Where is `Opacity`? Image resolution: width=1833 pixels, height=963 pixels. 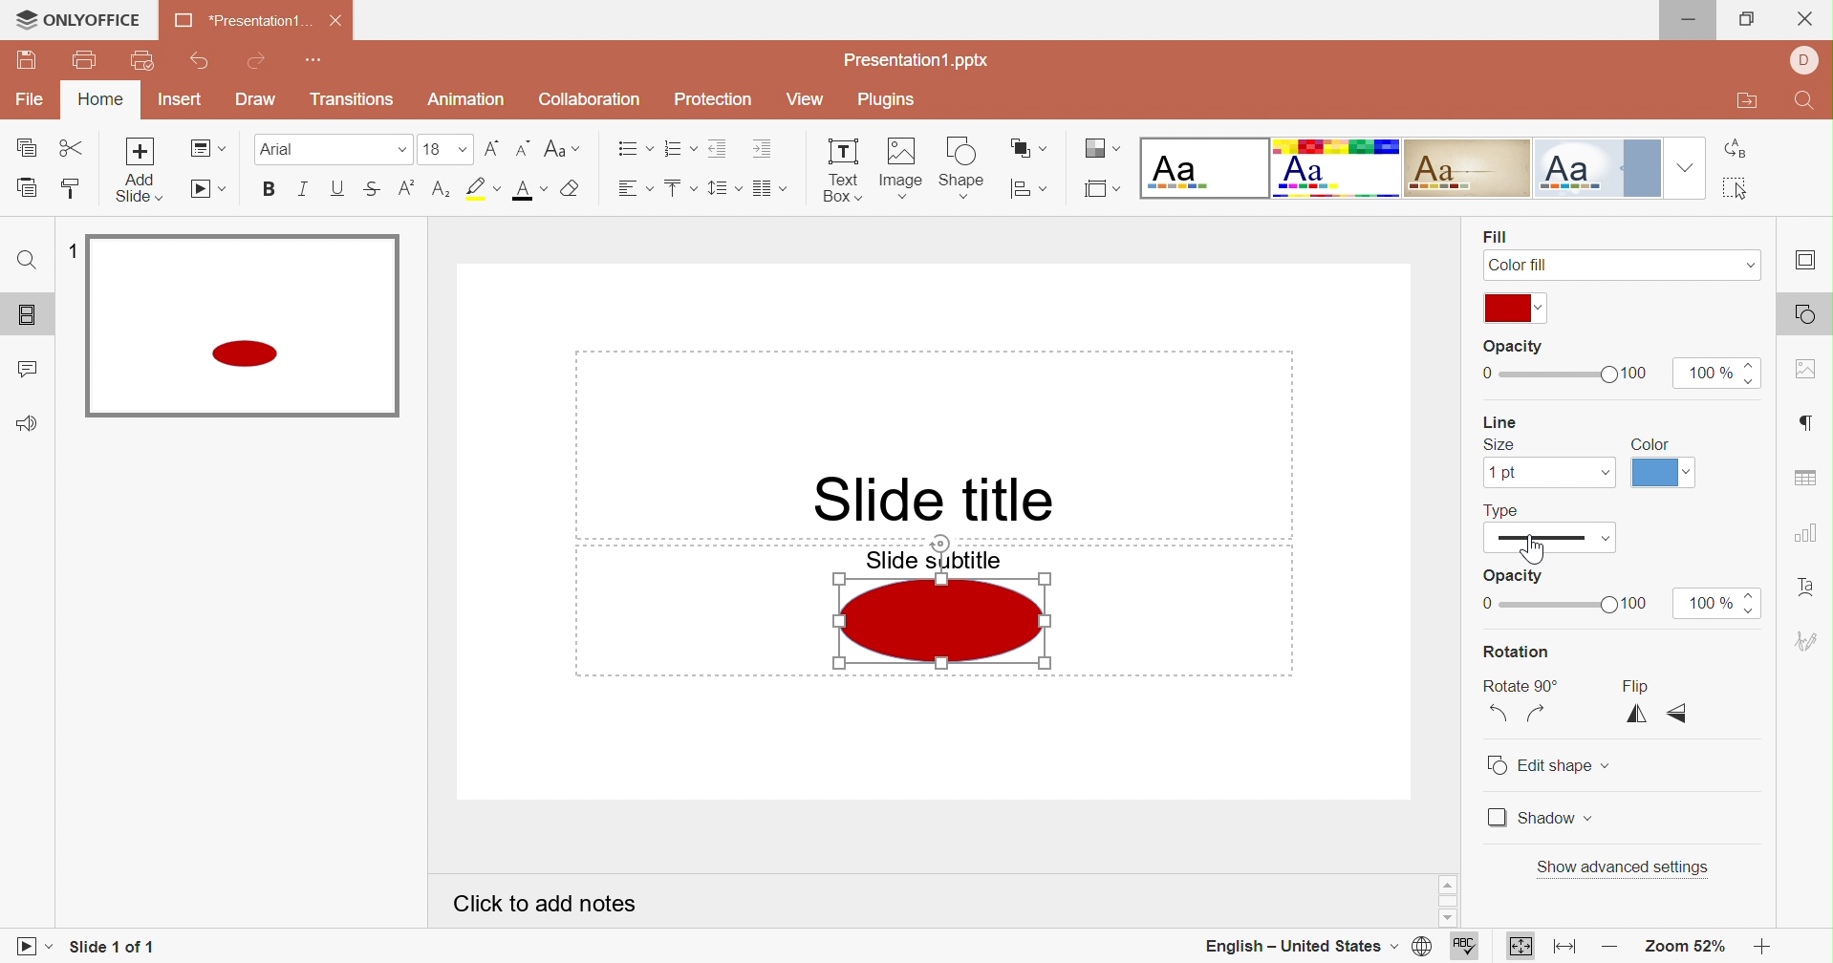
Opacity is located at coordinates (1512, 349).